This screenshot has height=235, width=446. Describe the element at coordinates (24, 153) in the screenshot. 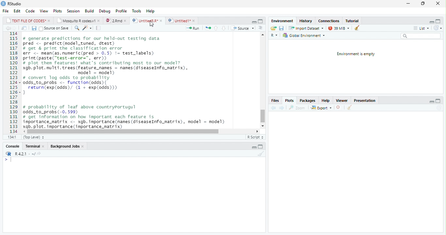

I see `R 4.2.1 .~/` at that location.